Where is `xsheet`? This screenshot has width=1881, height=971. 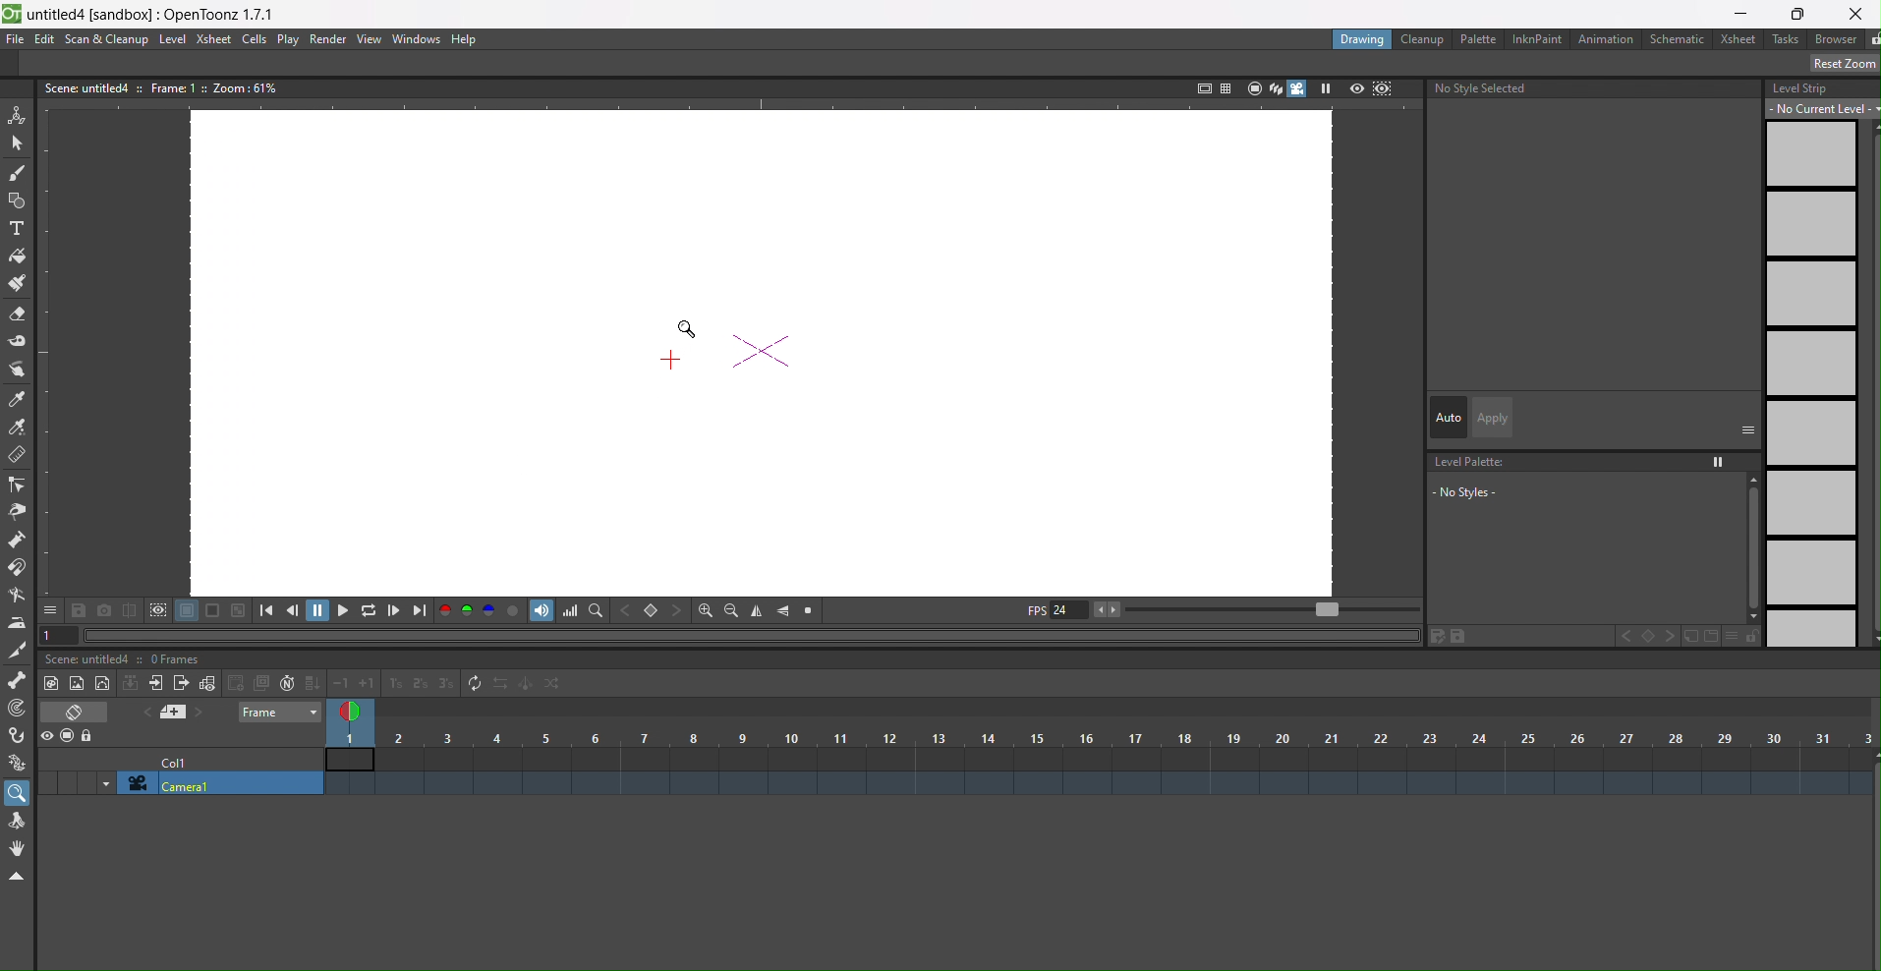
xsheet is located at coordinates (1739, 39).